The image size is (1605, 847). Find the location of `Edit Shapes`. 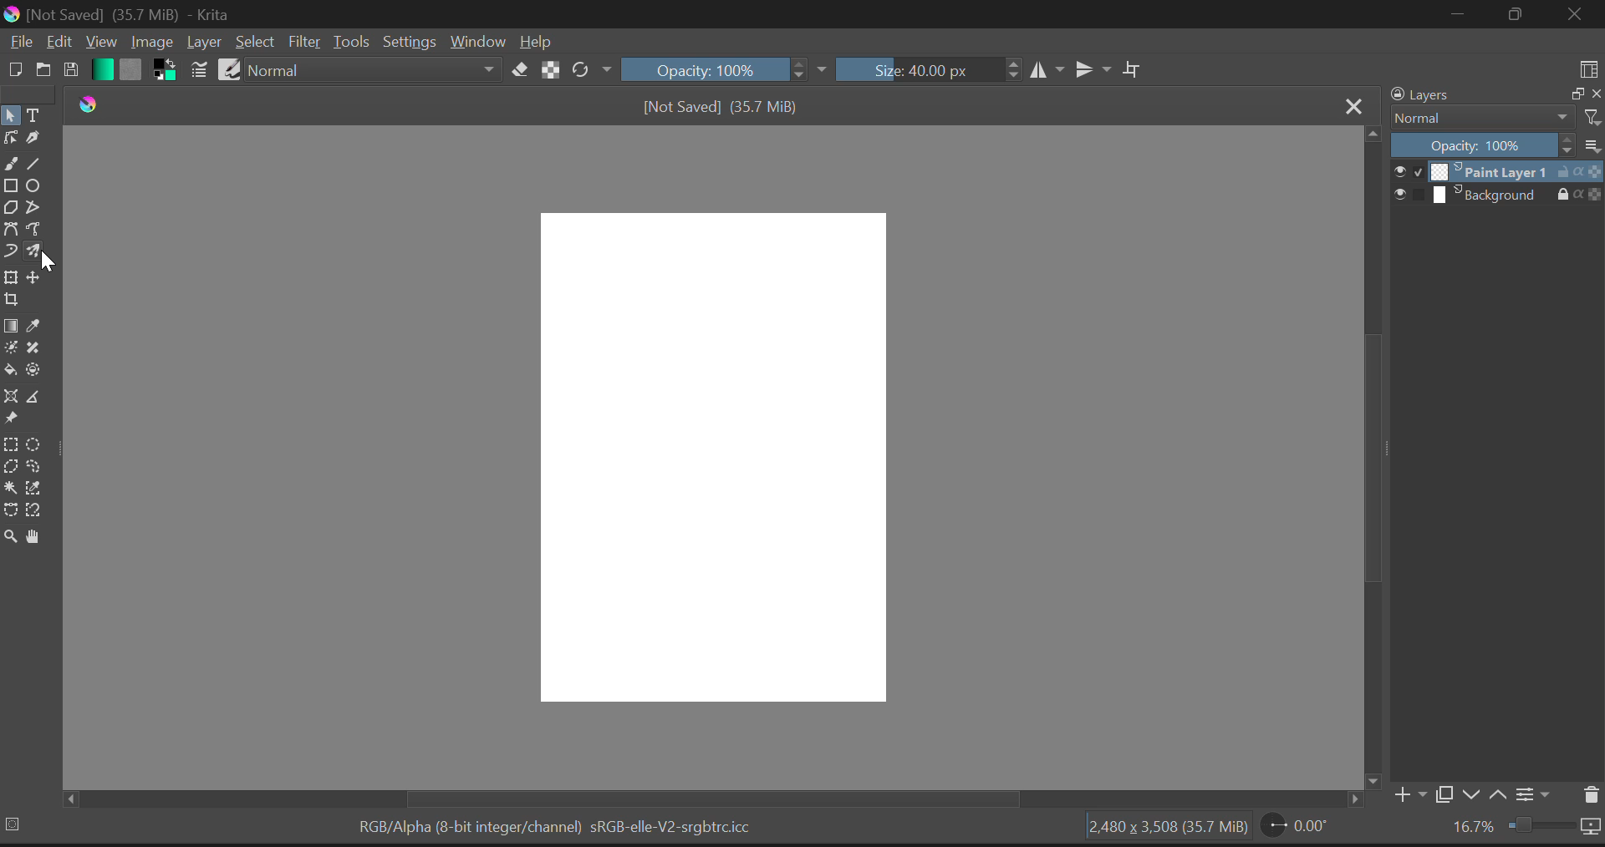

Edit Shapes is located at coordinates (11, 138).